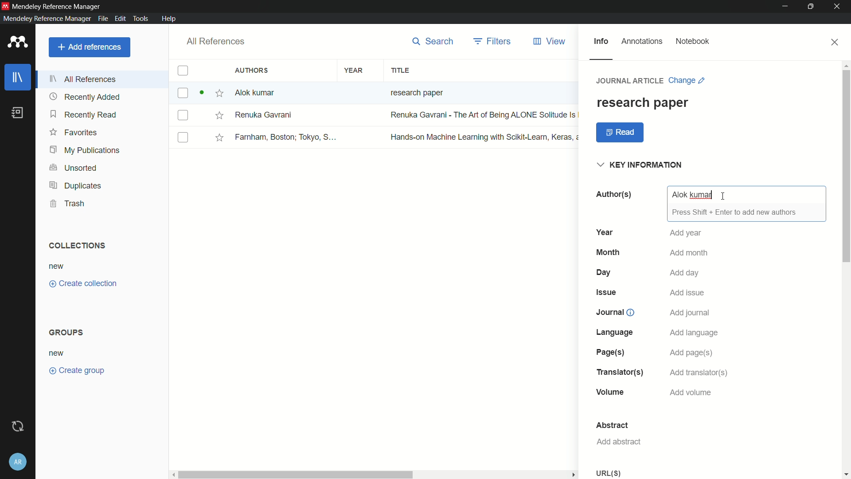  Describe the element at coordinates (86, 151) in the screenshot. I see `my publications` at that location.